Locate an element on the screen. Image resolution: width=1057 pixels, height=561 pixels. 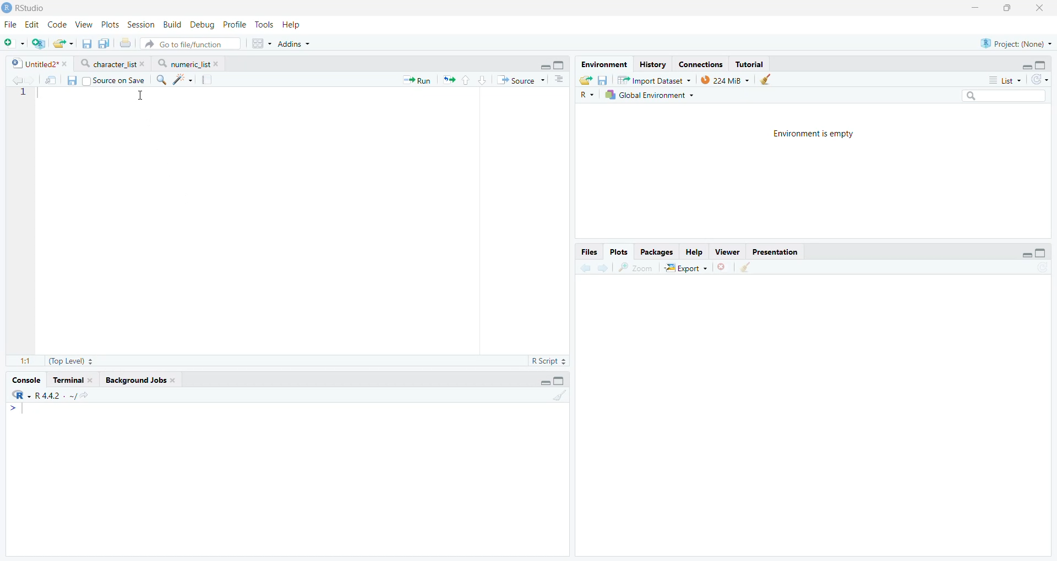
Plots is located at coordinates (620, 250).